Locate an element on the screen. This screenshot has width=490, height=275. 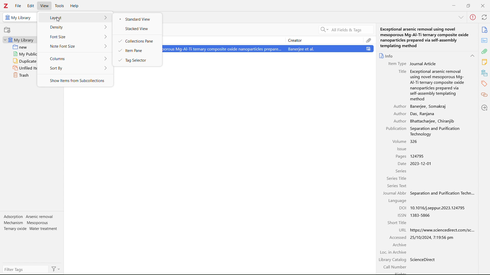
Date is located at coordinates (402, 164).